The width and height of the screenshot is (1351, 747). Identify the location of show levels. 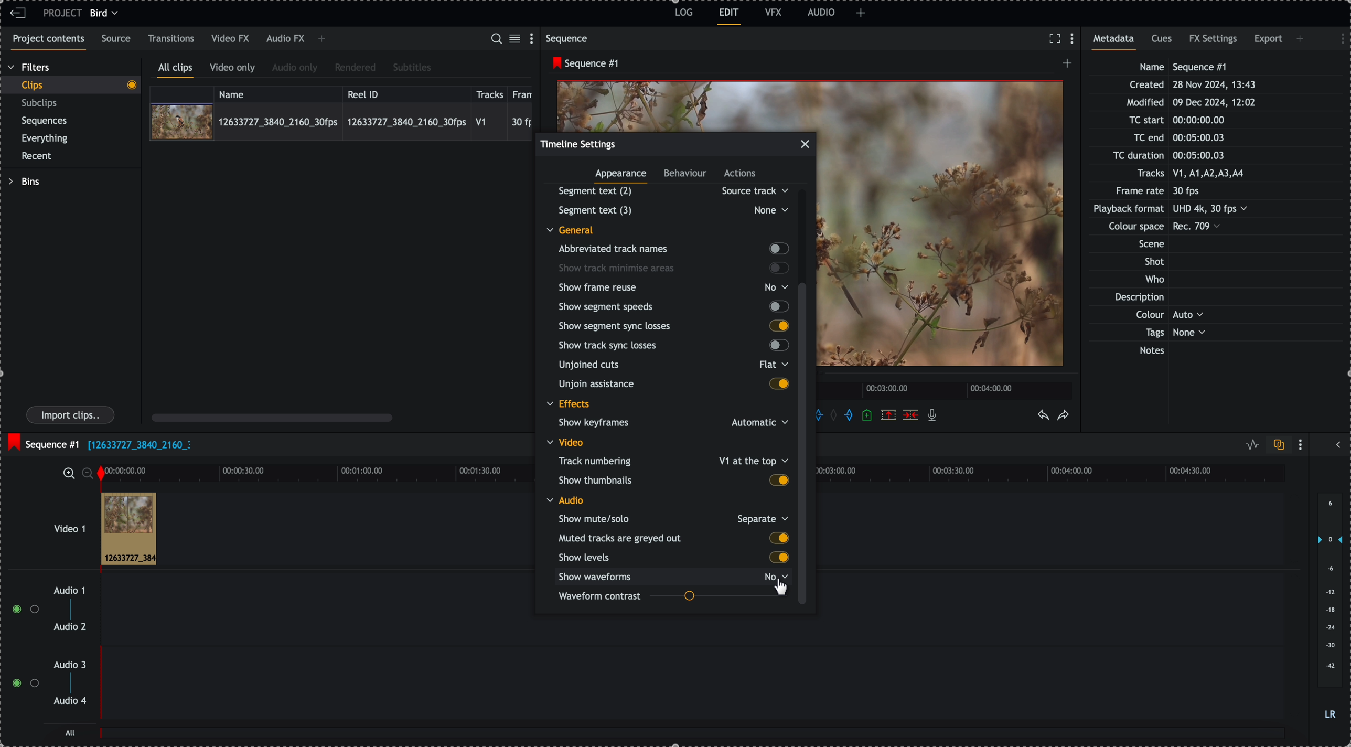
(671, 558).